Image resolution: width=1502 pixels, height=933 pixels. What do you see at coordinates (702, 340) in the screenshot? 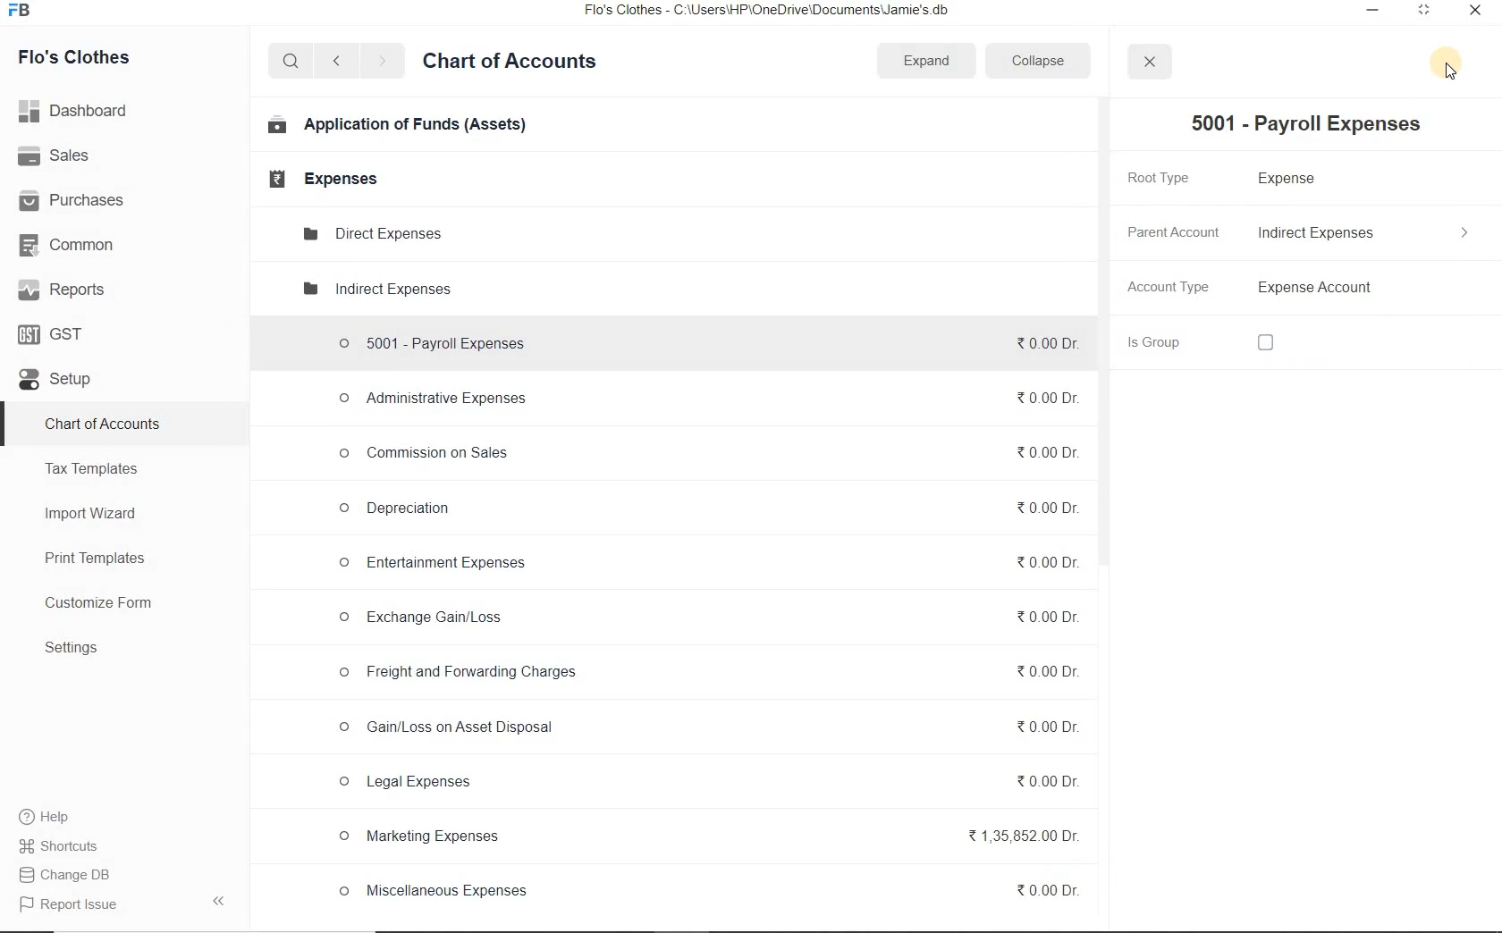
I see `5001 - Payroll Expenses 0.00 Dr` at bounding box center [702, 340].